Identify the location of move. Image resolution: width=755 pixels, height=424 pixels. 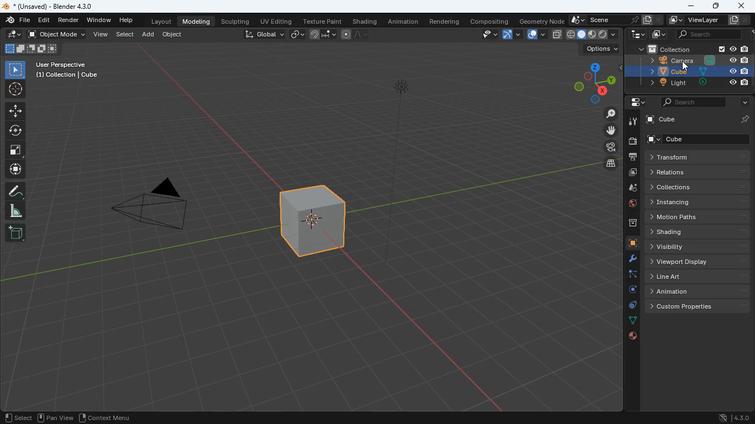
(605, 130).